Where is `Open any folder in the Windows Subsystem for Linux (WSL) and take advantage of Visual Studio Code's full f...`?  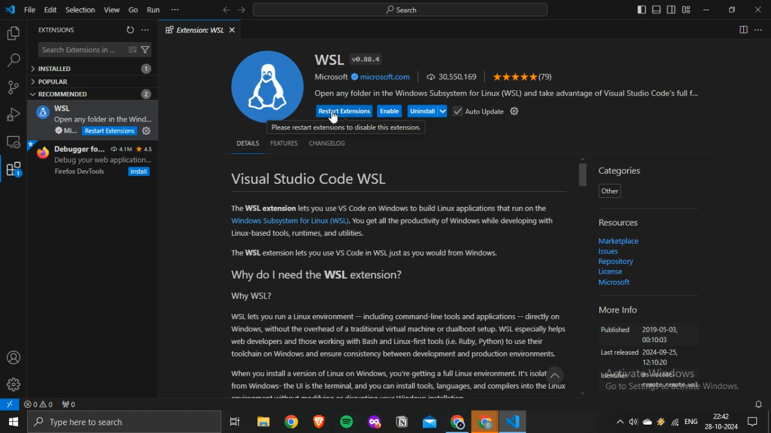
Open any folder in the Windows Subsystem for Linux (WSL) and take advantage of Visual Studio Code's full f... is located at coordinates (509, 94).